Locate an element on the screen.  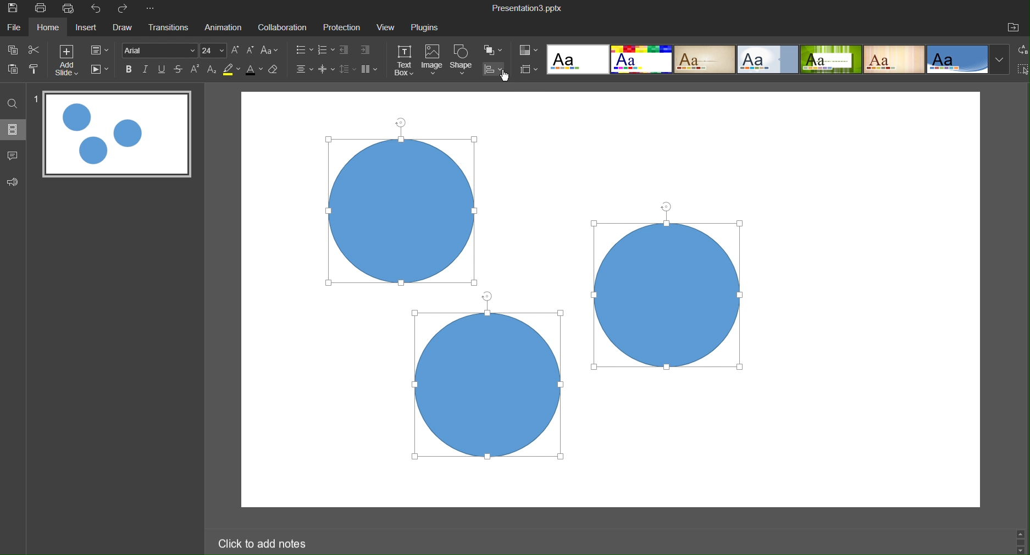
Slide Size Settings is located at coordinates (529, 69).